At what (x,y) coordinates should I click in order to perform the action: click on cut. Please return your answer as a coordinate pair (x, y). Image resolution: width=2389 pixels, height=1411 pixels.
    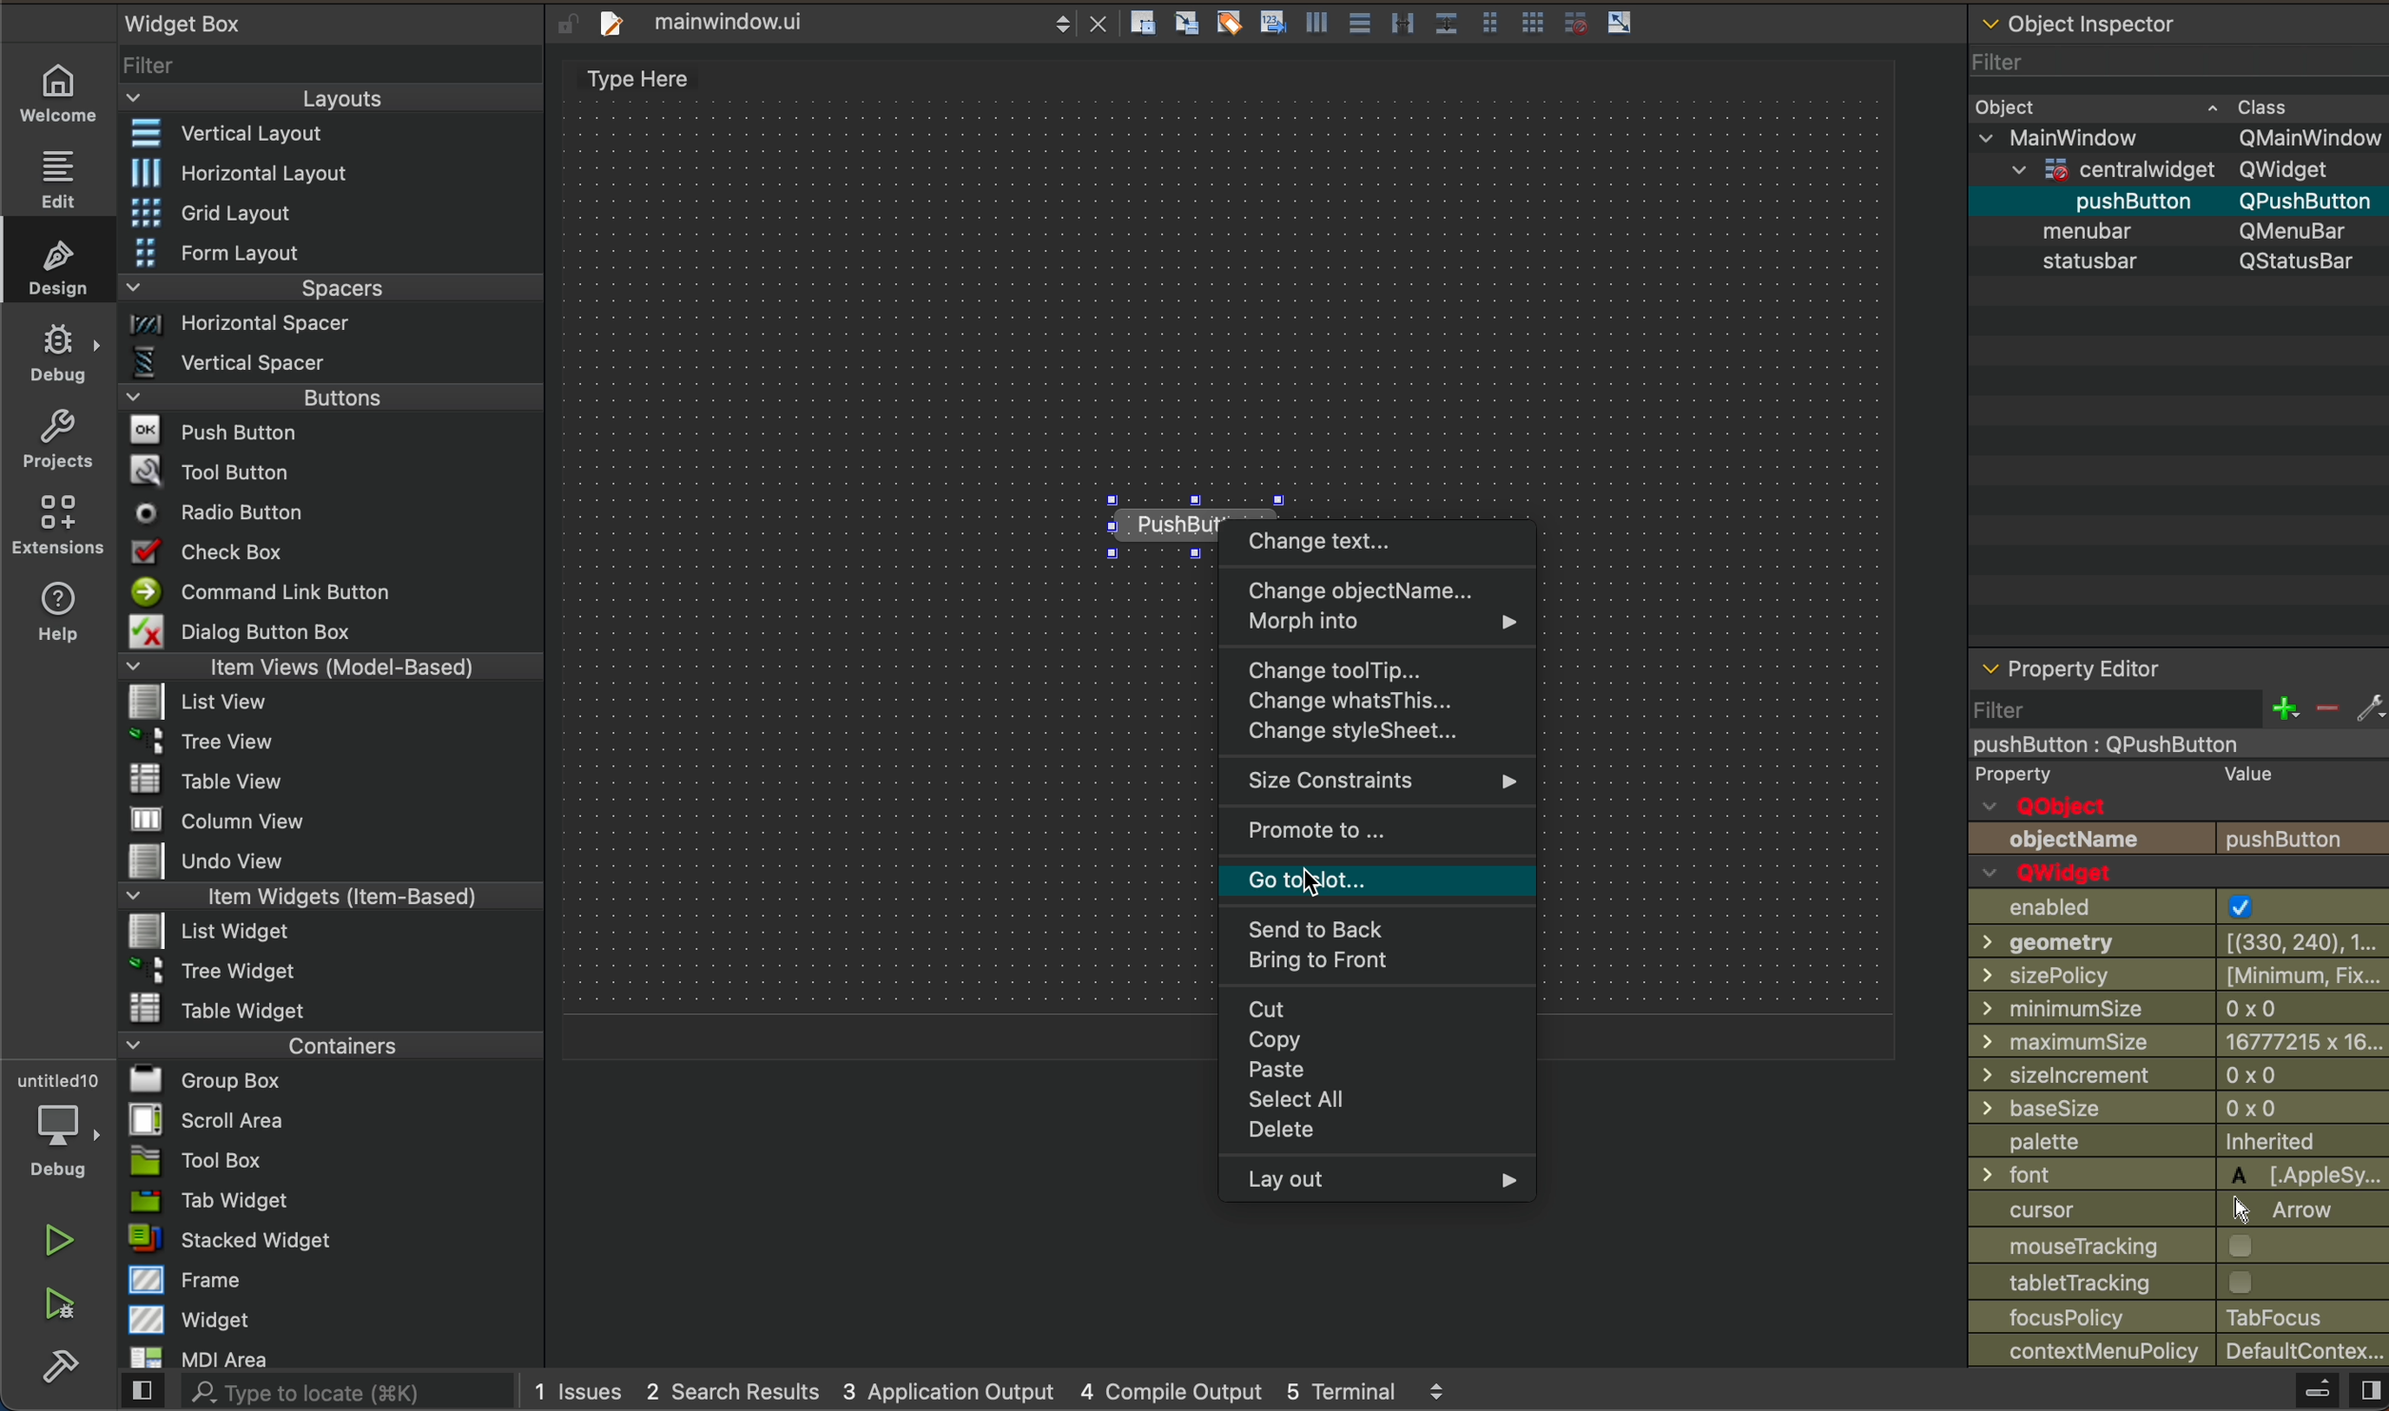
    Looking at the image, I should click on (1387, 1010).